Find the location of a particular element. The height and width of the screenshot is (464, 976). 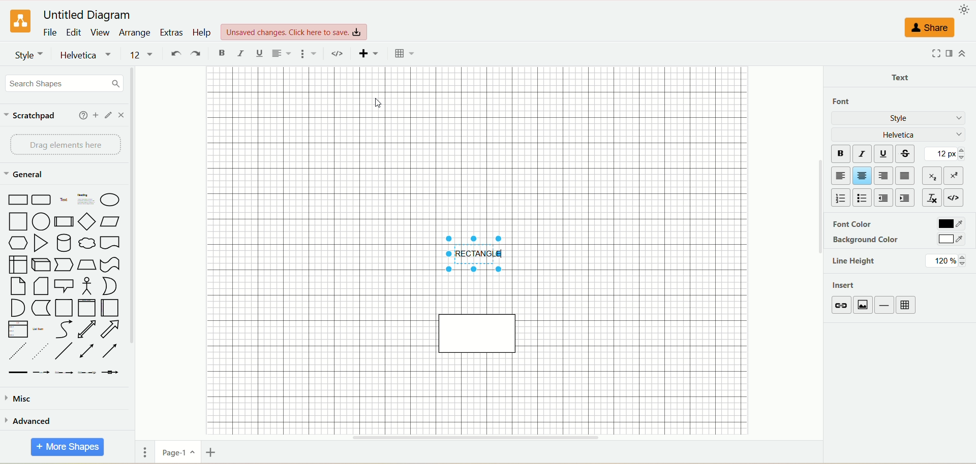

centre is located at coordinates (864, 175).